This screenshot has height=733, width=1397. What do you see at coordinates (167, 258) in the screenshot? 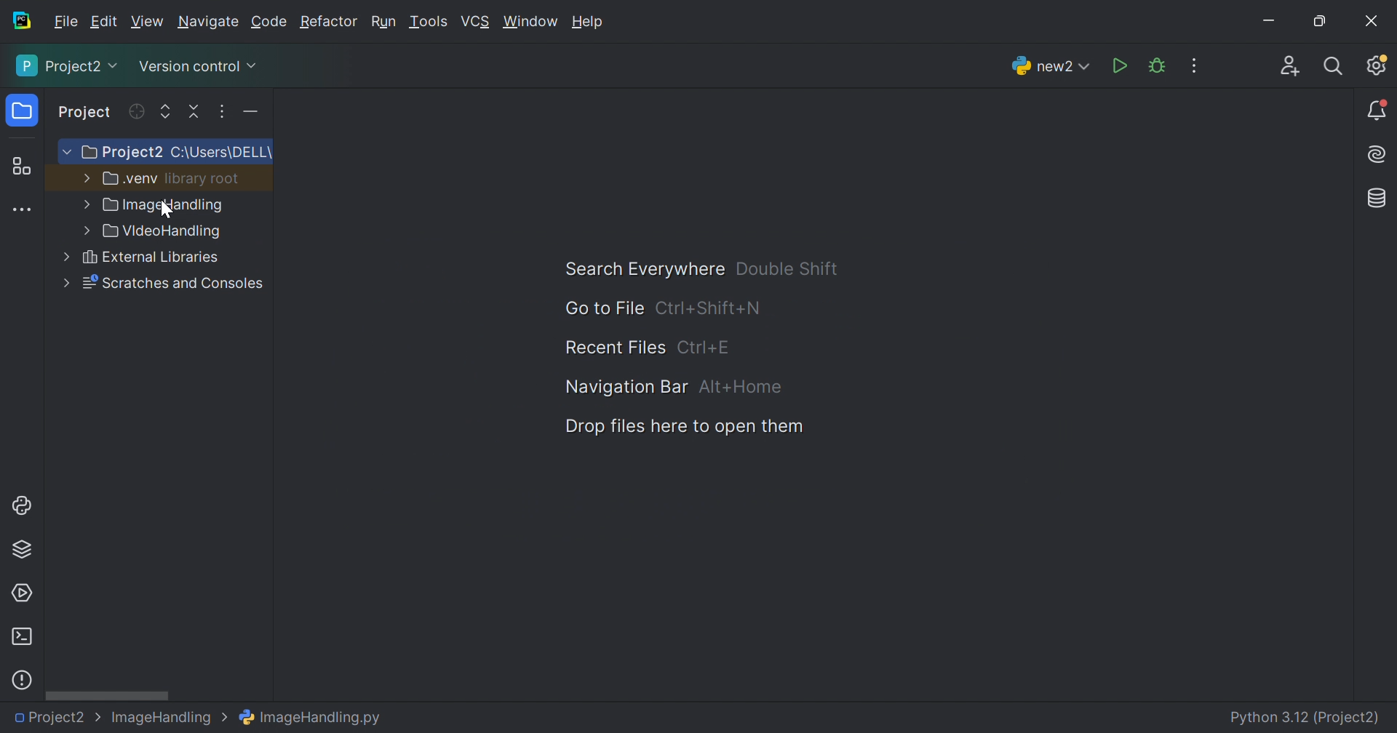
I see `VideiHandling.py` at bounding box center [167, 258].